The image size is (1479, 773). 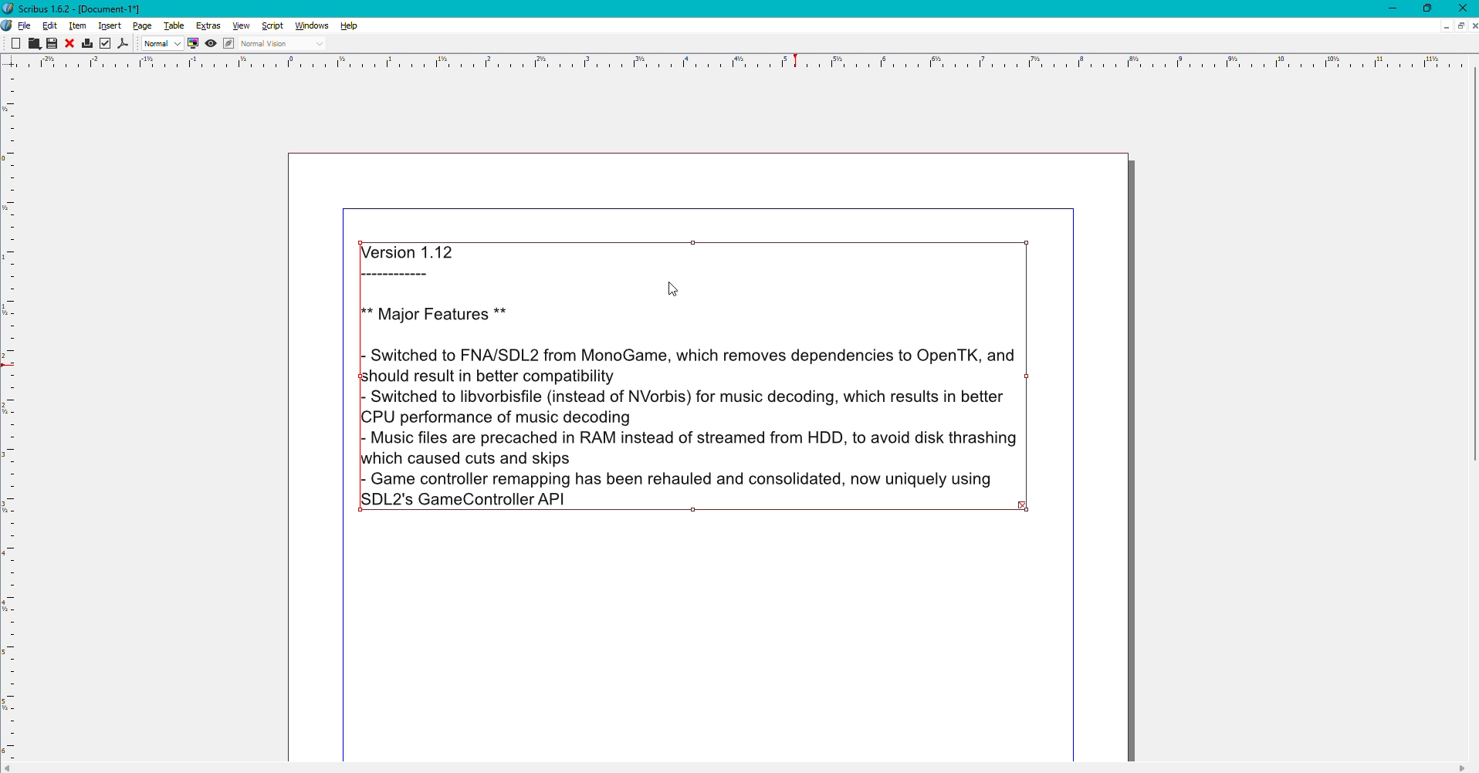 What do you see at coordinates (276, 44) in the screenshot?
I see `Normal Vision` at bounding box center [276, 44].